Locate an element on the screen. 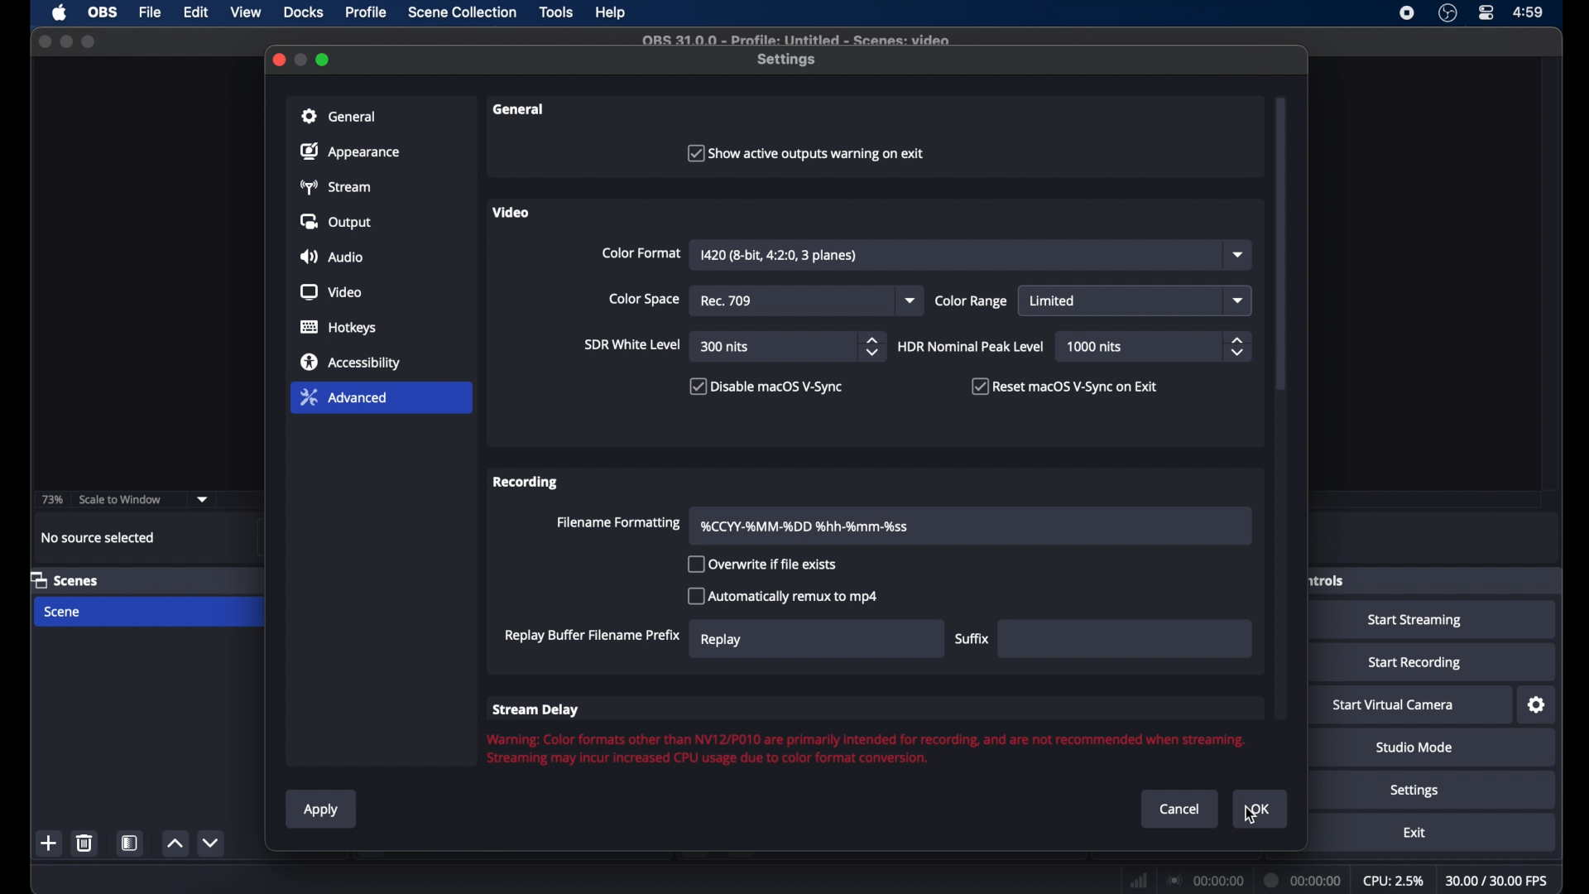 This screenshot has width=1589, height=894. docks is located at coordinates (303, 12).